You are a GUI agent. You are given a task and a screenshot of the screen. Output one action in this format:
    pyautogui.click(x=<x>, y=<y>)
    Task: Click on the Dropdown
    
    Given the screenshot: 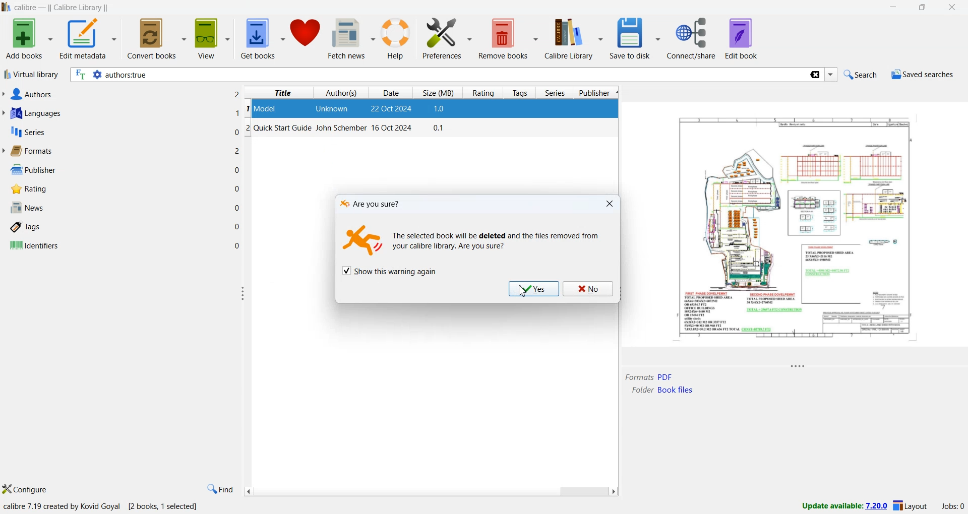 What is the action you would take?
    pyautogui.click(x=832, y=75)
    